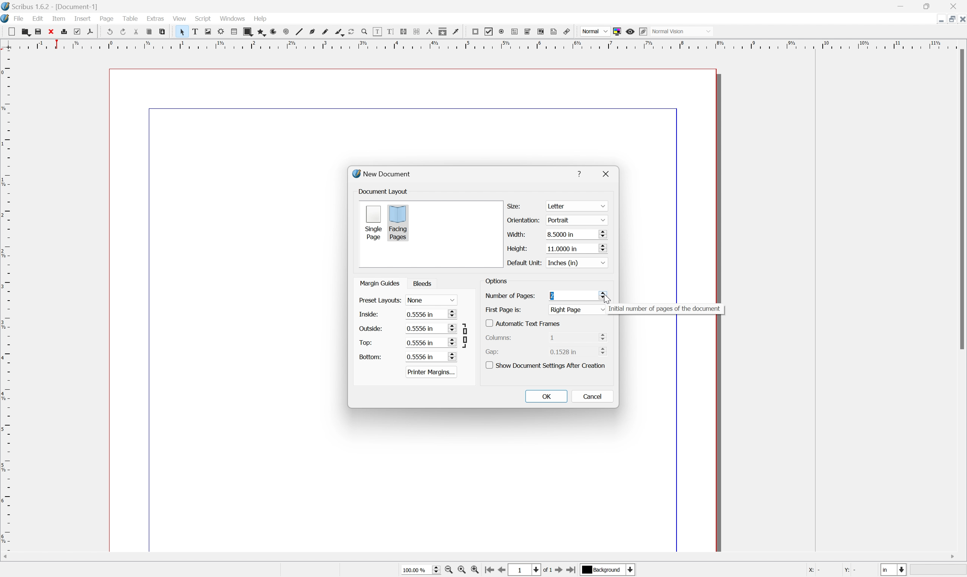  I want to click on 0.5556 in, so click(430, 357).